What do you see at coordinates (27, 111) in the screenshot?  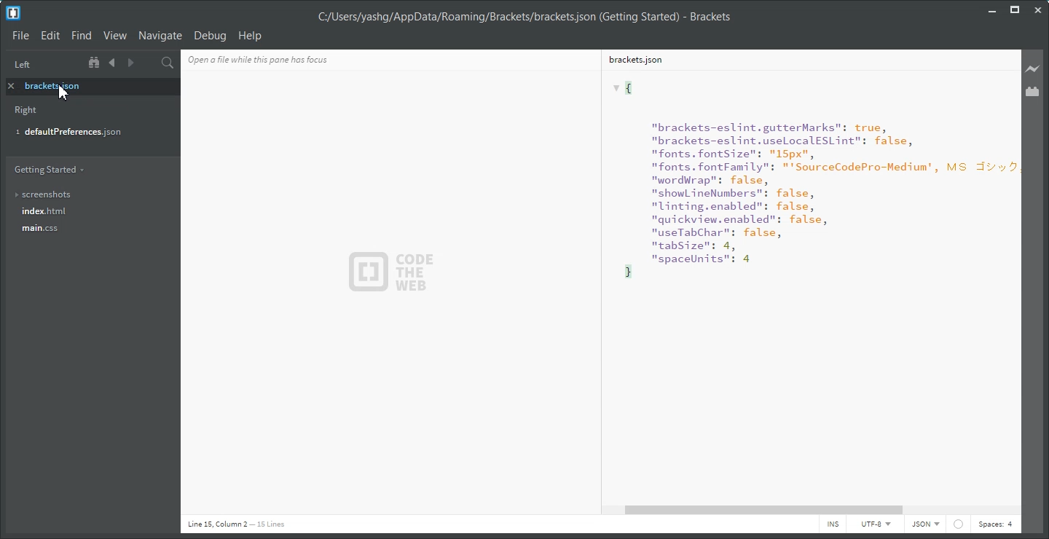 I see `Right Panel` at bounding box center [27, 111].